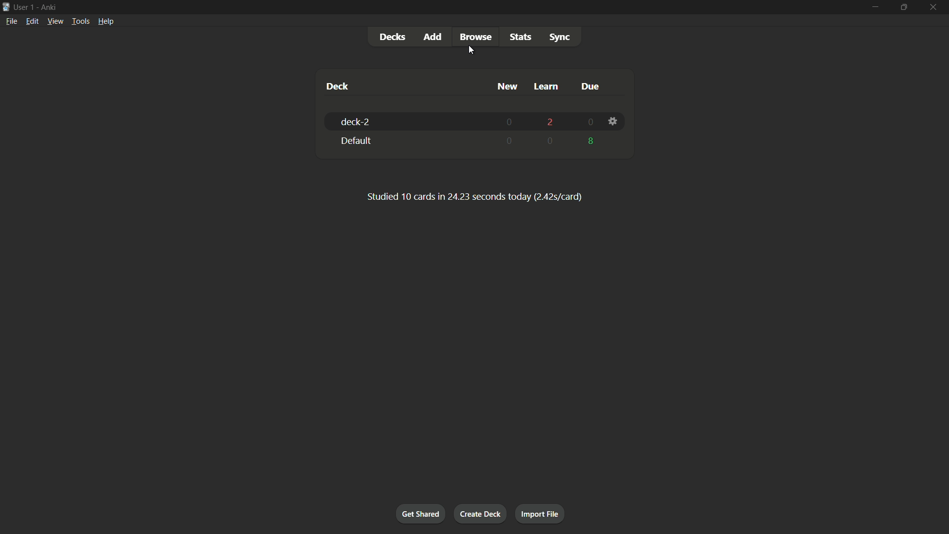 This screenshot has width=949, height=534. What do you see at coordinates (474, 196) in the screenshot?
I see `Studied 10 cards in 24.23 seconds today (2.42s/card)` at bounding box center [474, 196].